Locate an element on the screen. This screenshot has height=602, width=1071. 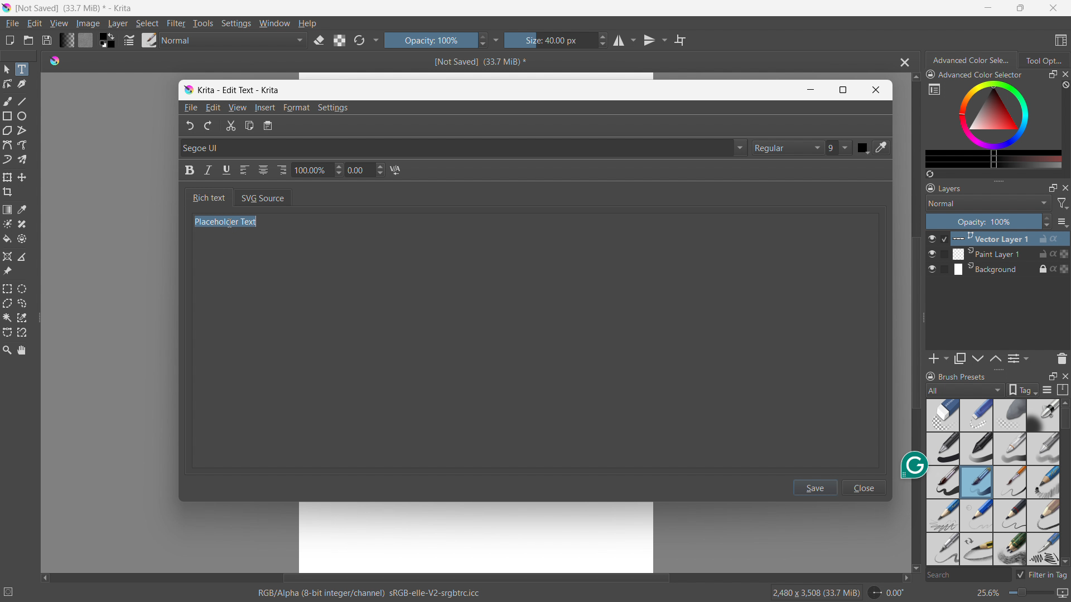
rectangle tool is located at coordinates (8, 116).